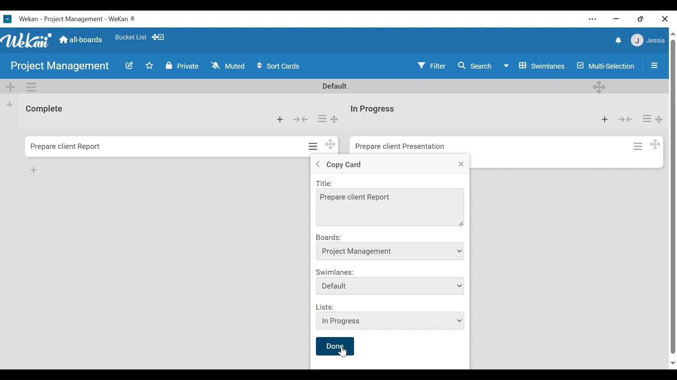 This screenshot has height=380, width=677. I want to click on Sort Cards, so click(278, 66).